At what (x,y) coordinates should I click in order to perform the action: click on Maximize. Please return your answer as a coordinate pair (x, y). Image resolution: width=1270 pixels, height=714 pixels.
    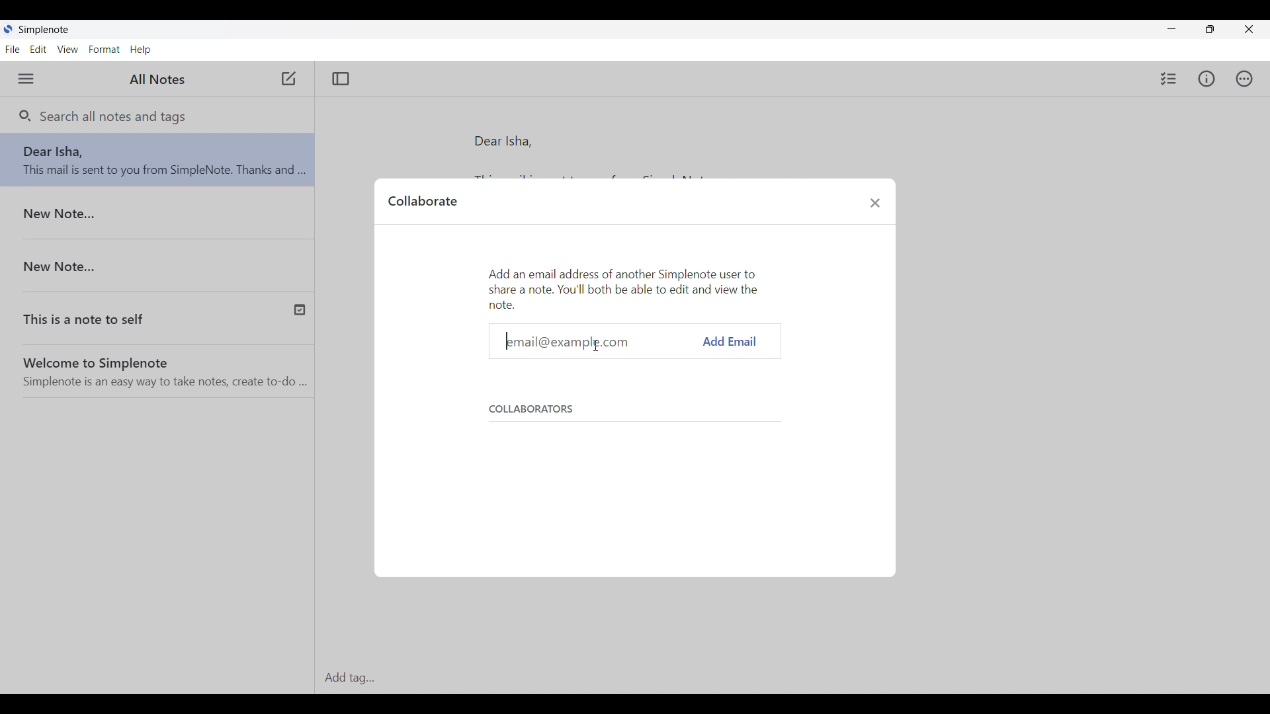
    Looking at the image, I should click on (1210, 29).